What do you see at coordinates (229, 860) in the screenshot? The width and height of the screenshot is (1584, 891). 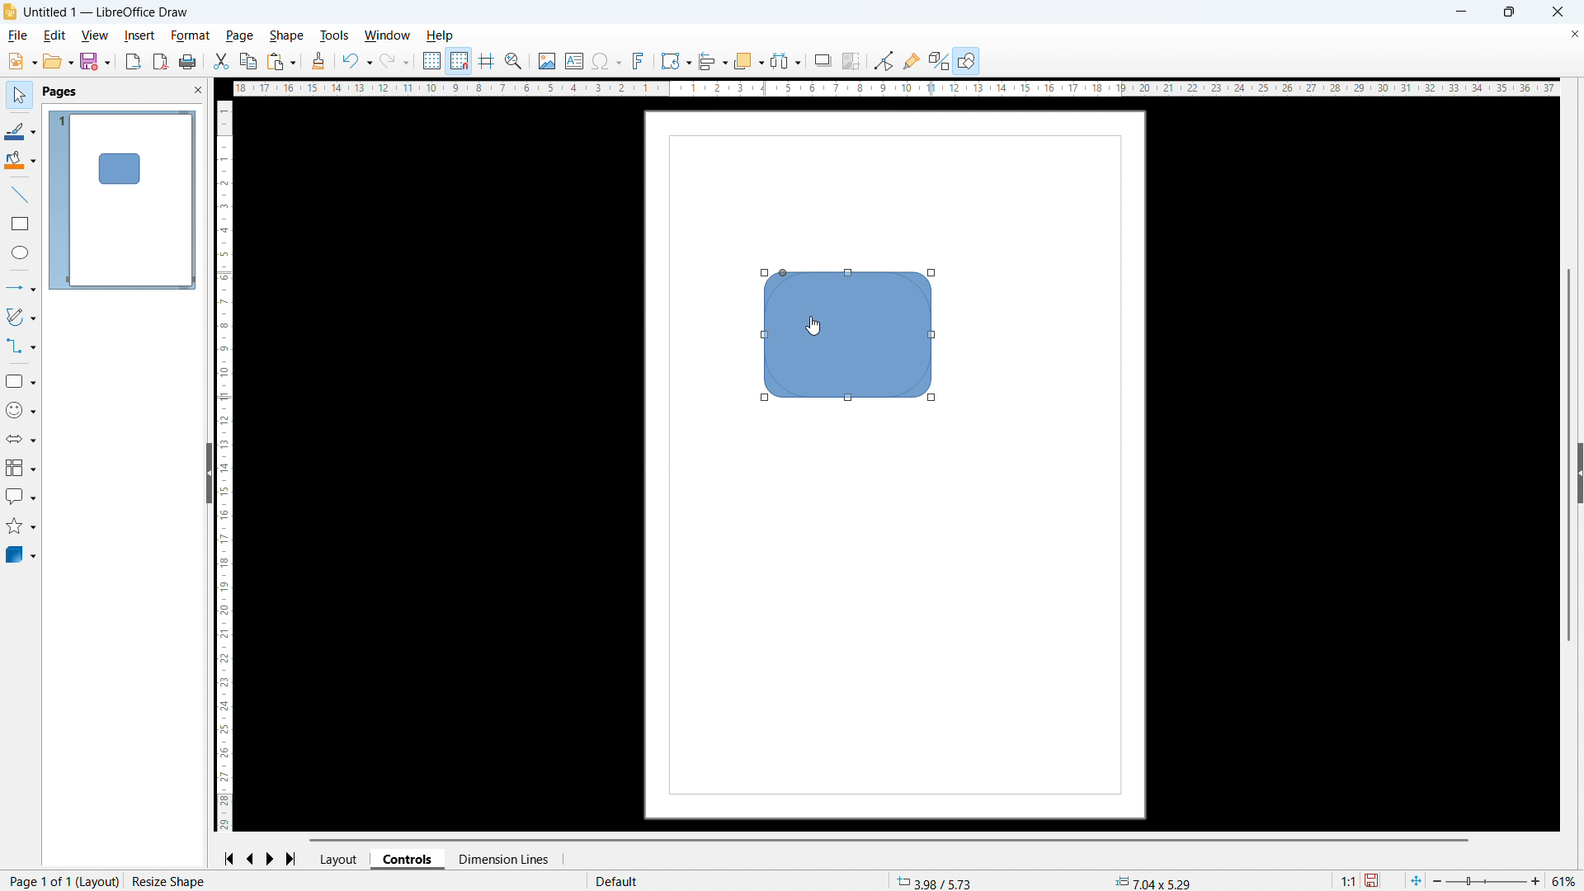 I see `Go to first page ` at bounding box center [229, 860].